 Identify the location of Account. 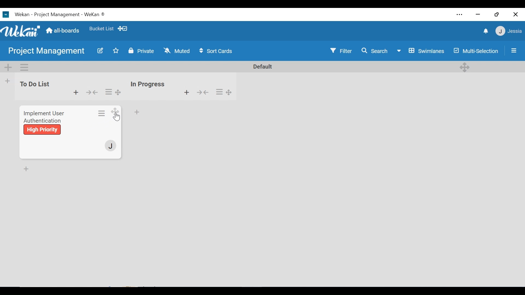
(110, 146).